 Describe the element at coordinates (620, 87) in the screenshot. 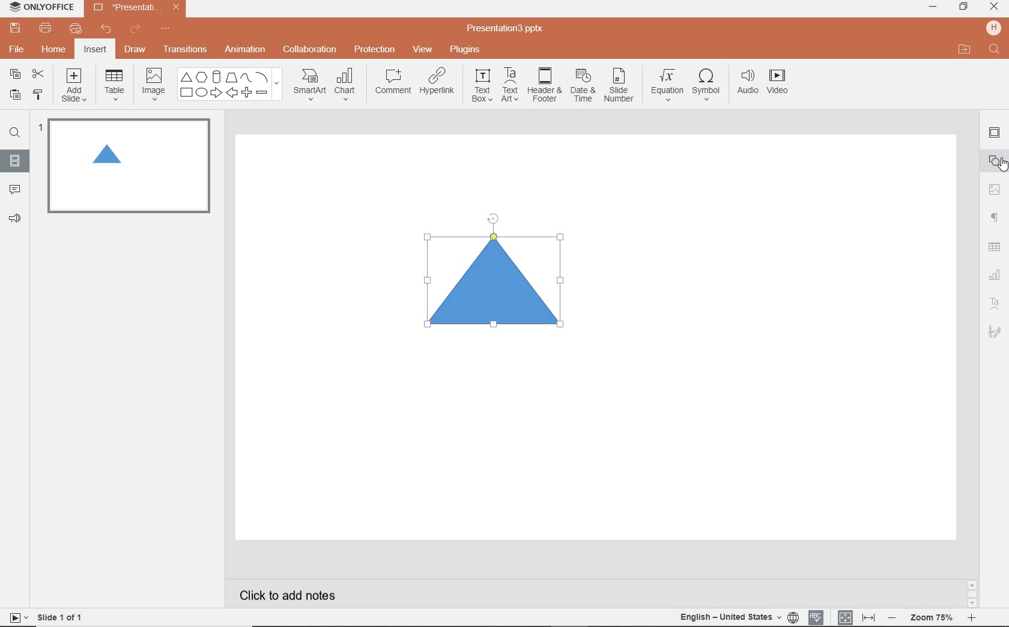

I see `SLIDE NUMBER` at that location.